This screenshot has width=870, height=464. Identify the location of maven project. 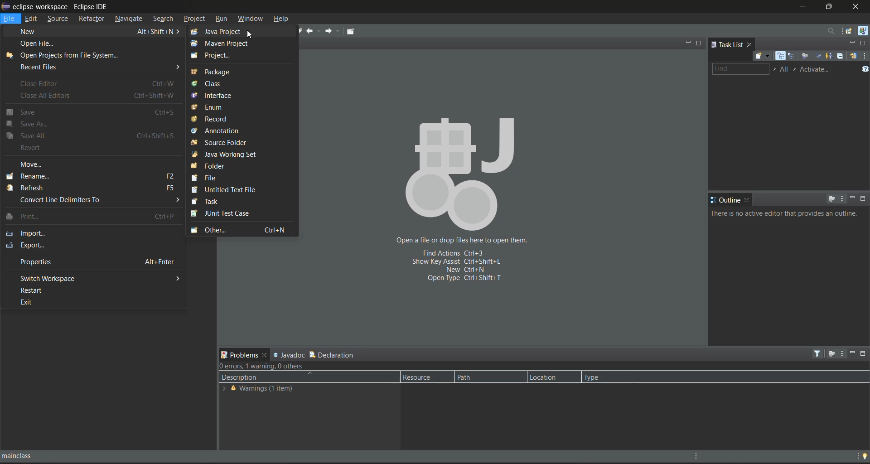
(228, 43).